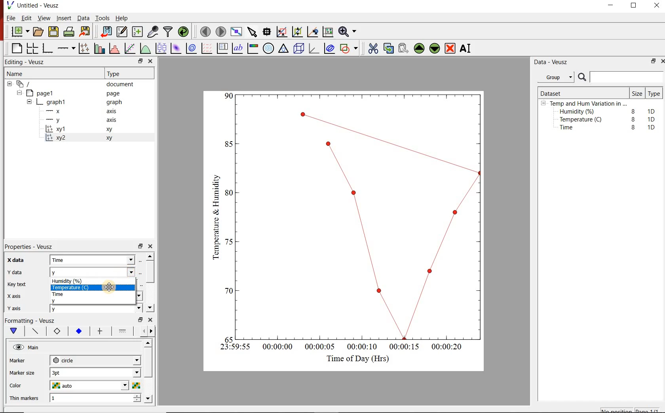 This screenshot has width=665, height=413. I want to click on auto, so click(64, 386).